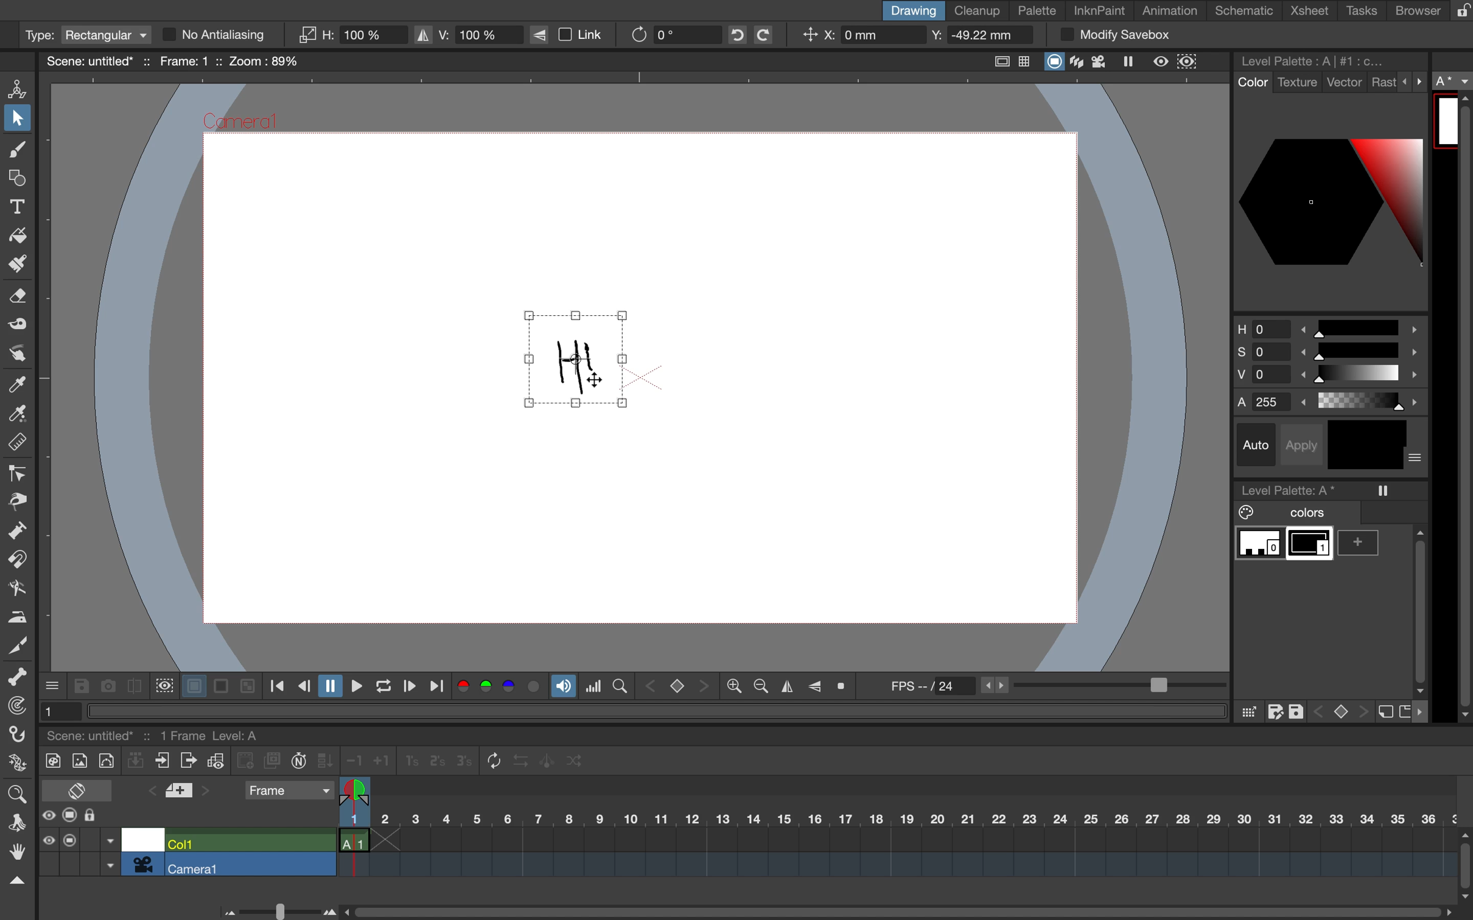 This screenshot has width=1473, height=920. Describe the element at coordinates (1289, 513) in the screenshot. I see `colors` at that location.